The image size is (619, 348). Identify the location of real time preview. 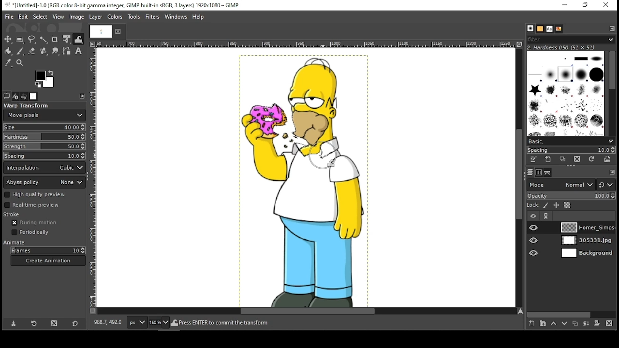
(44, 205).